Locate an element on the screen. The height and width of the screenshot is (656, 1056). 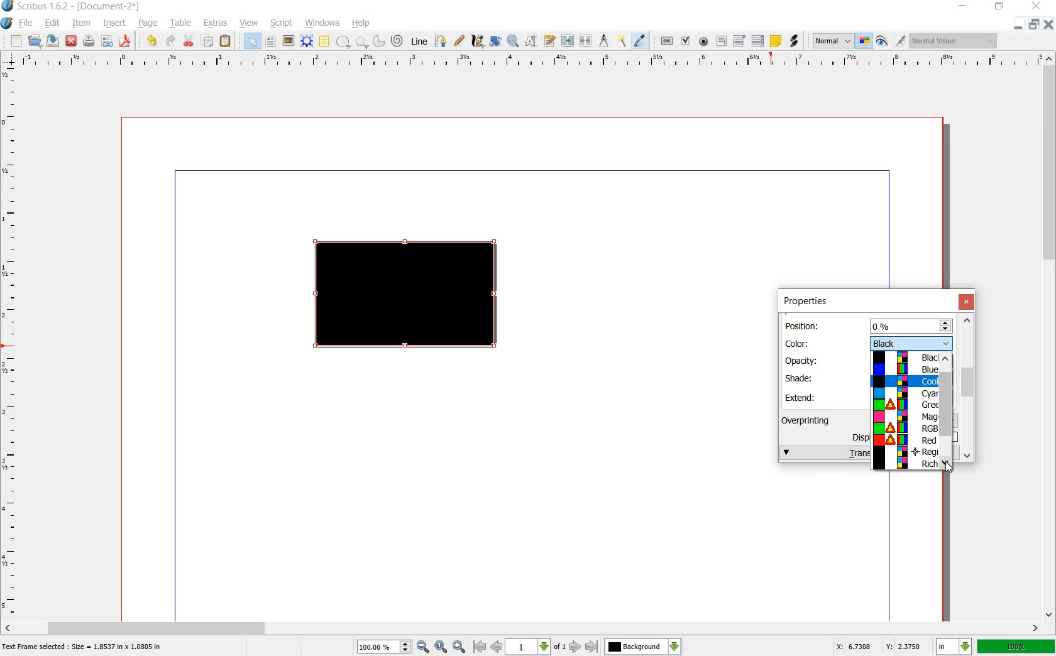
text frame is located at coordinates (270, 41).